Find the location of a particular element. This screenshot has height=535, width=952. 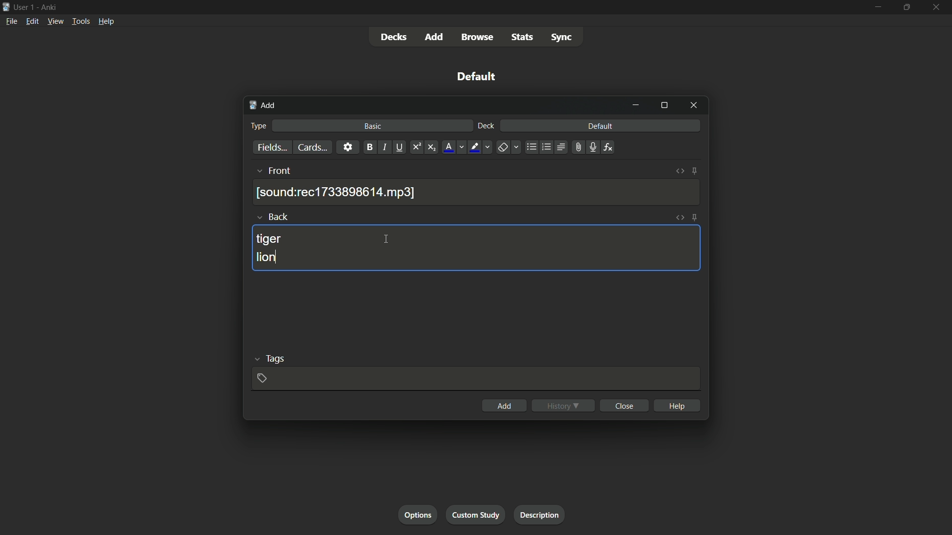

cards is located at coordinates (311, 147).